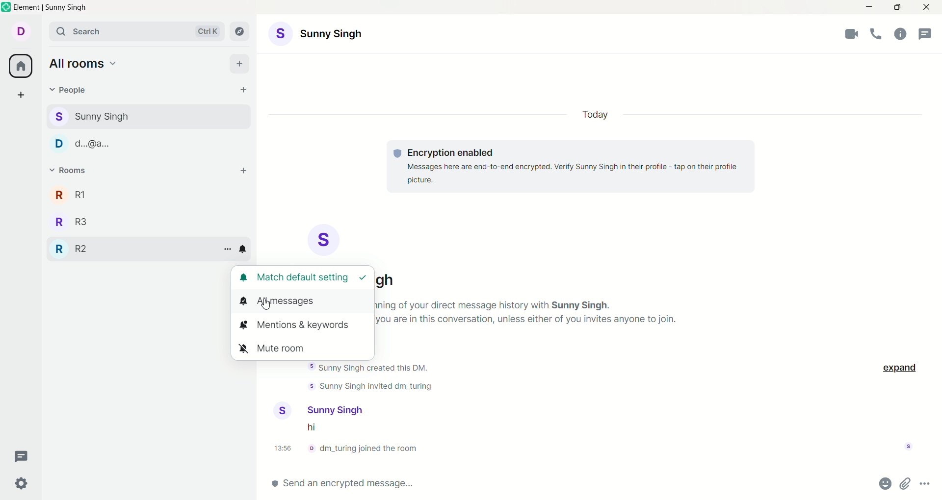 The image size is (942, 500). What do you see at coordinates (21, 481) in the screenshot?
I see `settings` at bounding box center [21, 481].